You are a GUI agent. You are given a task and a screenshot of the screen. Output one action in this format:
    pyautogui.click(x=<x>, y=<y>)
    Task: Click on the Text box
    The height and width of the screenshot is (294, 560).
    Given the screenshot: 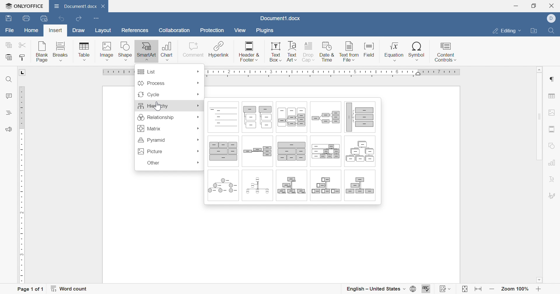 What is the action you would take?
    pyautogui.click(x=277, y=53)
    